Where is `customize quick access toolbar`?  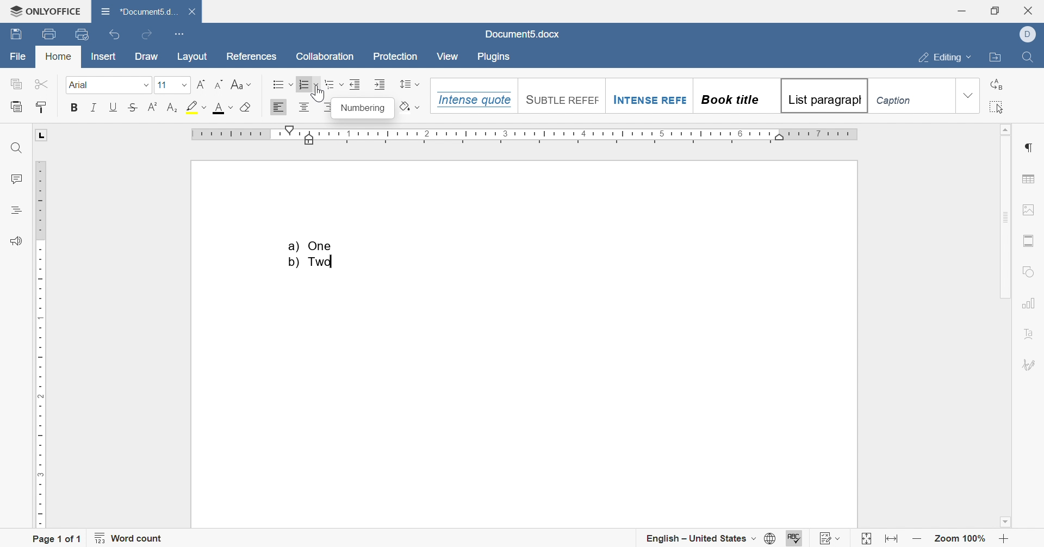 customize quick access toolbar is located at coordinates (180, 34).